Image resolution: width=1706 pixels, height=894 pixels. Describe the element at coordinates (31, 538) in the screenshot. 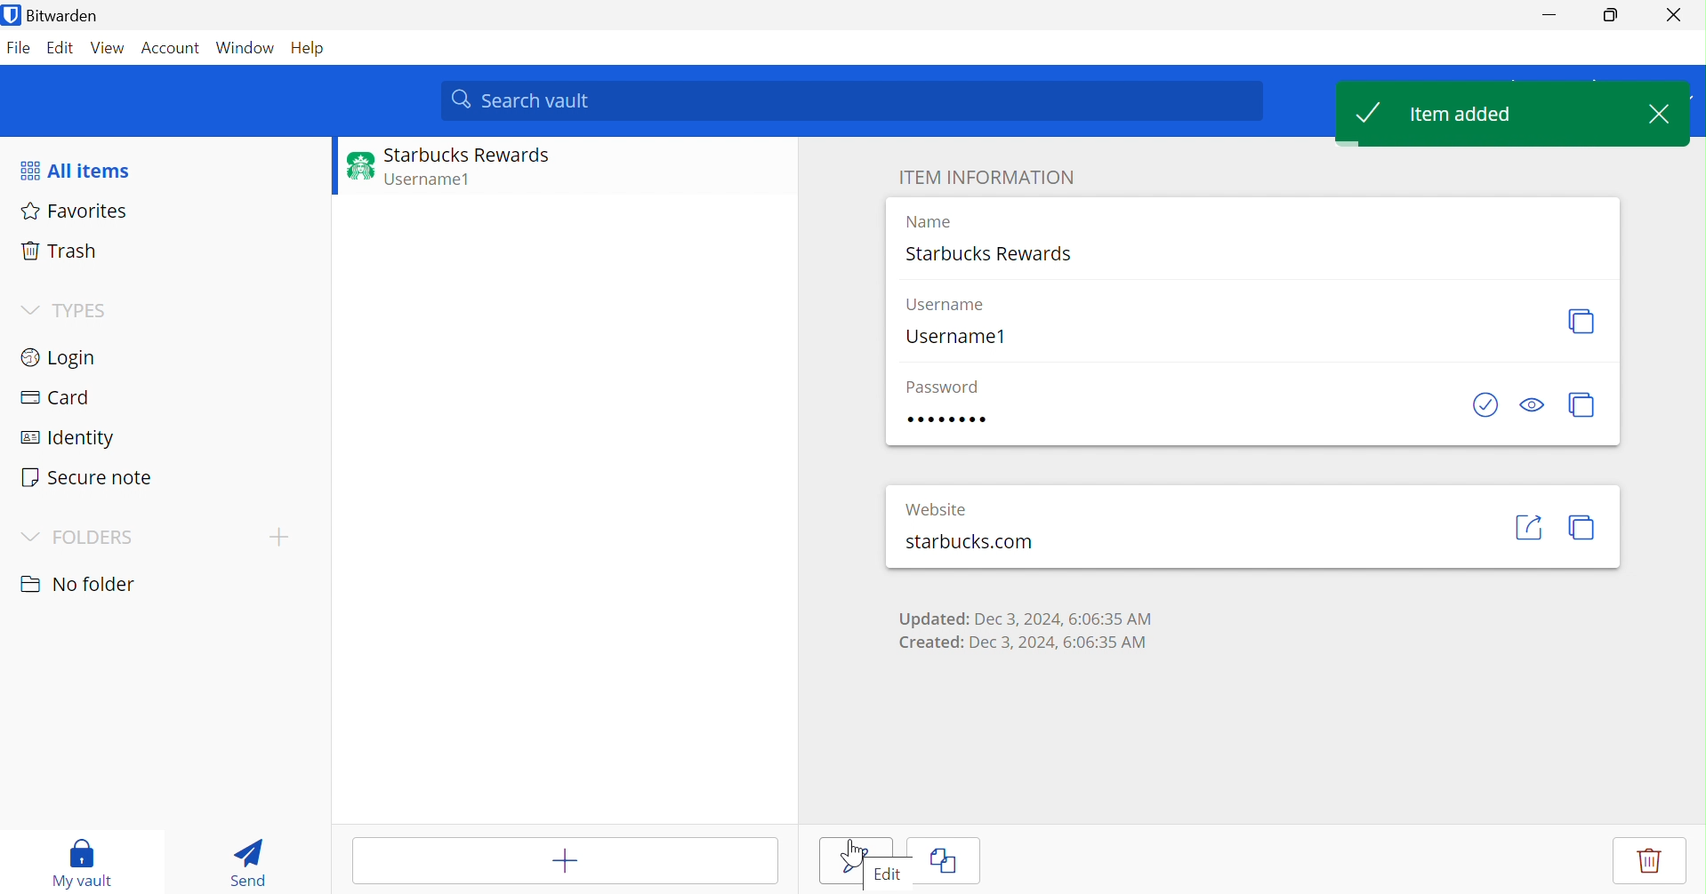

I see `Drop Down` at that location.